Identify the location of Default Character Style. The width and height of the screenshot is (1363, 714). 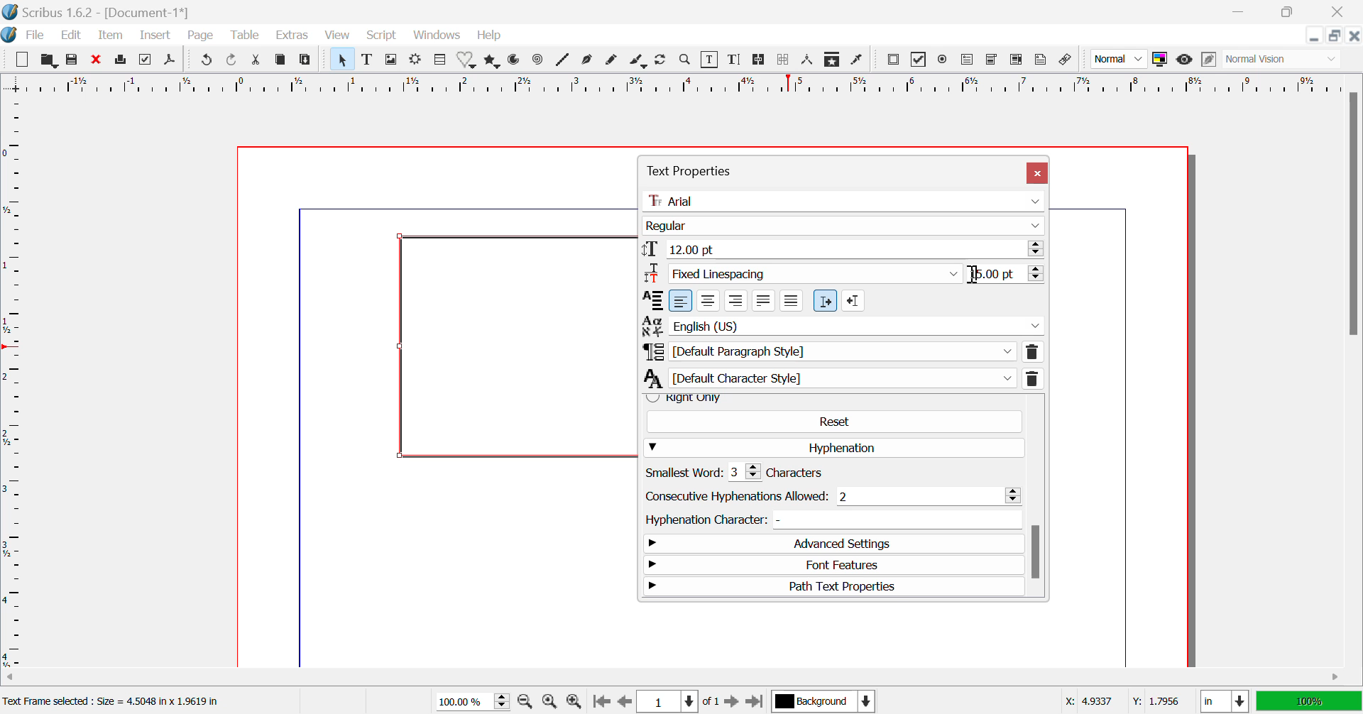
(843, 378).